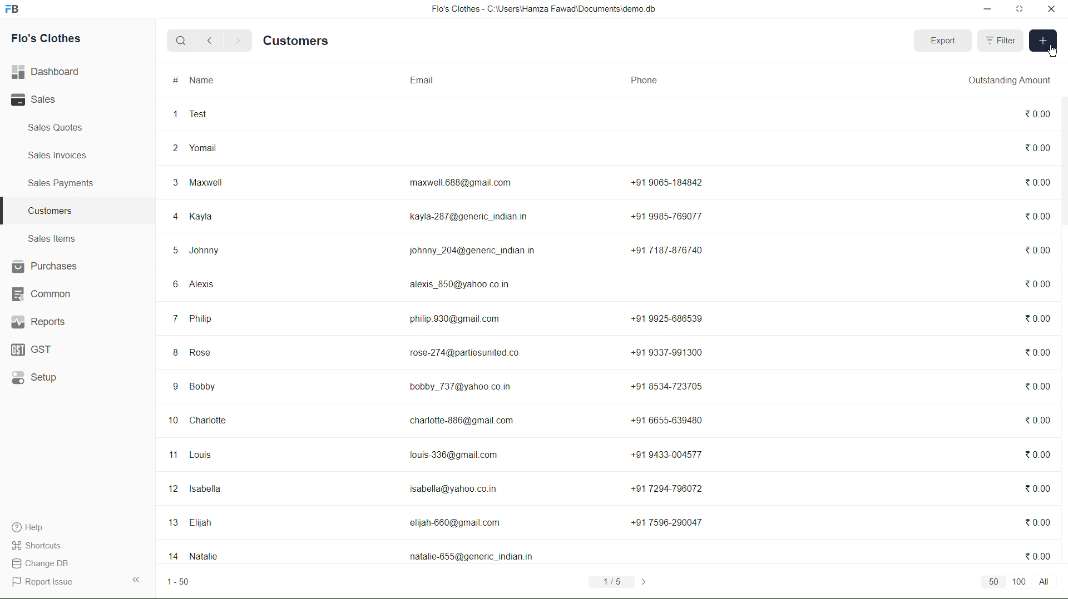  What do you see at coordinates (201, 215) in the screenshot?
I see `Kayla` at bounding box center [201, 215].